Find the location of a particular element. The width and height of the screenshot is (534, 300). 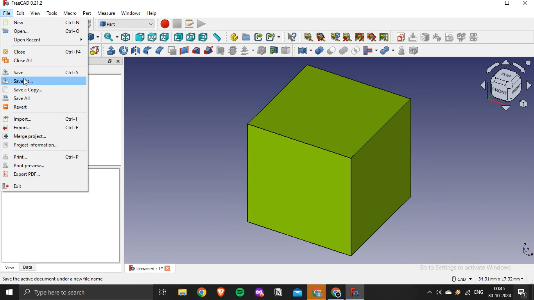

revert is located at coordinates (42, 107).